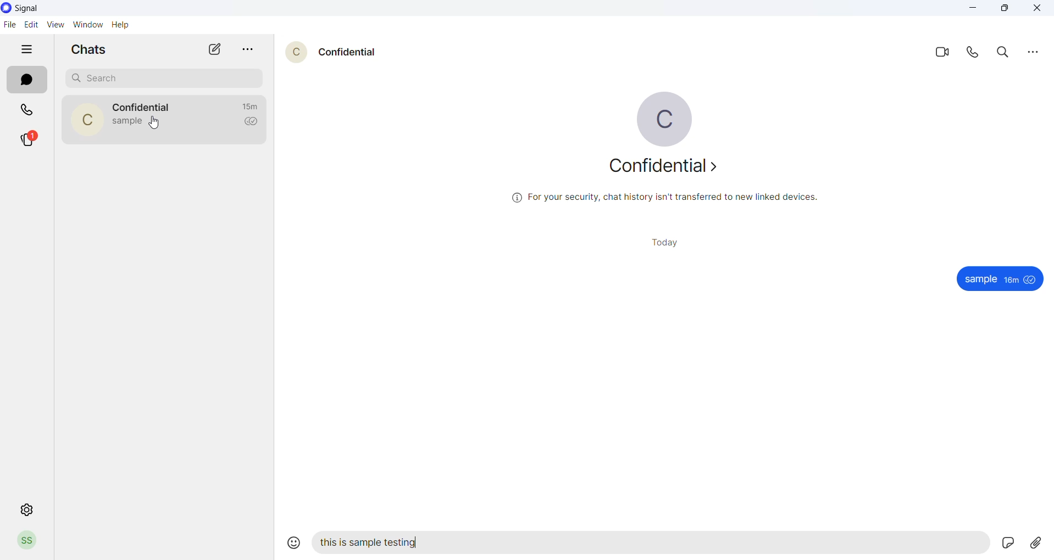  Describe the element at coordinates (979, 278) in the screenshot. I see `sample` at that location.